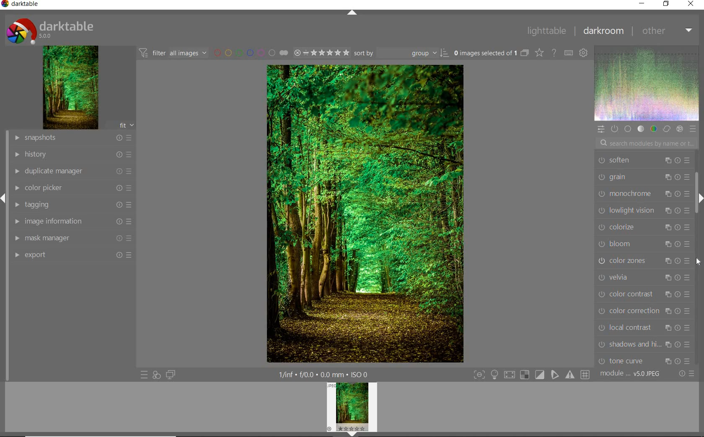  I want to click on MASK MANAGER, so click(71, 239).